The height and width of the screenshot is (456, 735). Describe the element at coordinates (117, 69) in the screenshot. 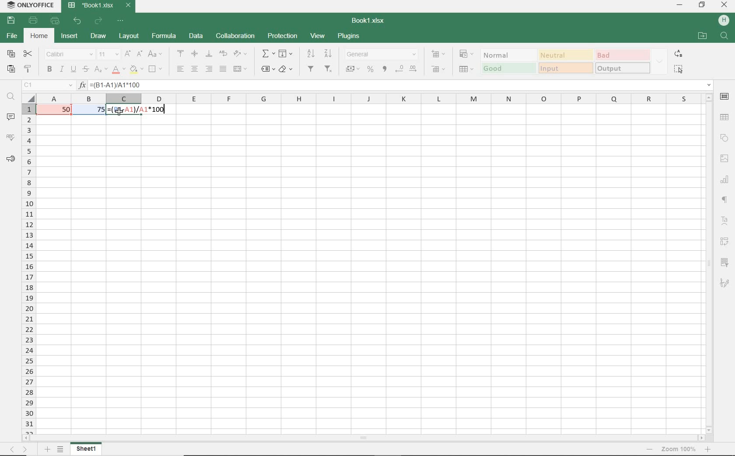

I see `font color` at that location.